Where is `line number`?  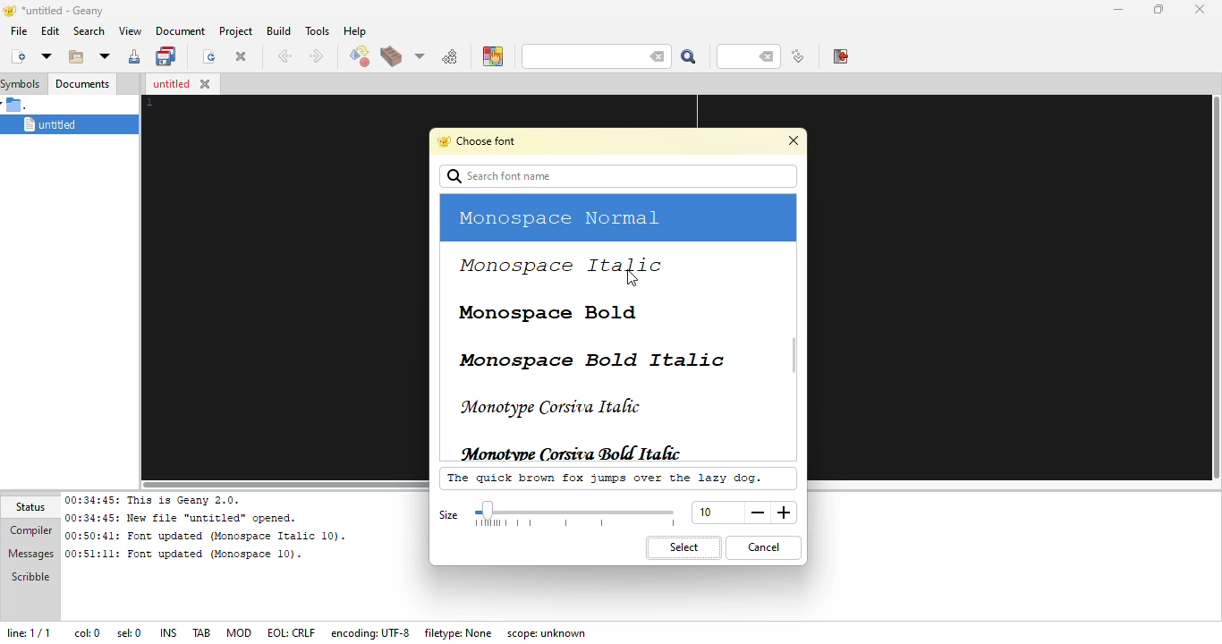 line number is located at coordinates (145, 104).